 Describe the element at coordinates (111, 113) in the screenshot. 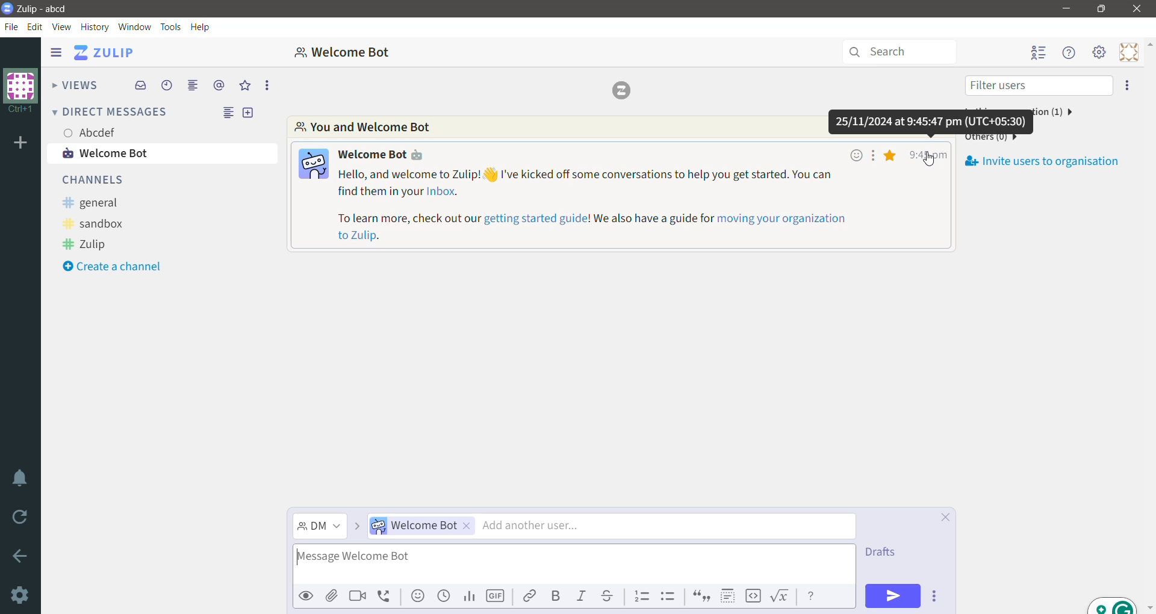

I see `Direct Messages` at that location.